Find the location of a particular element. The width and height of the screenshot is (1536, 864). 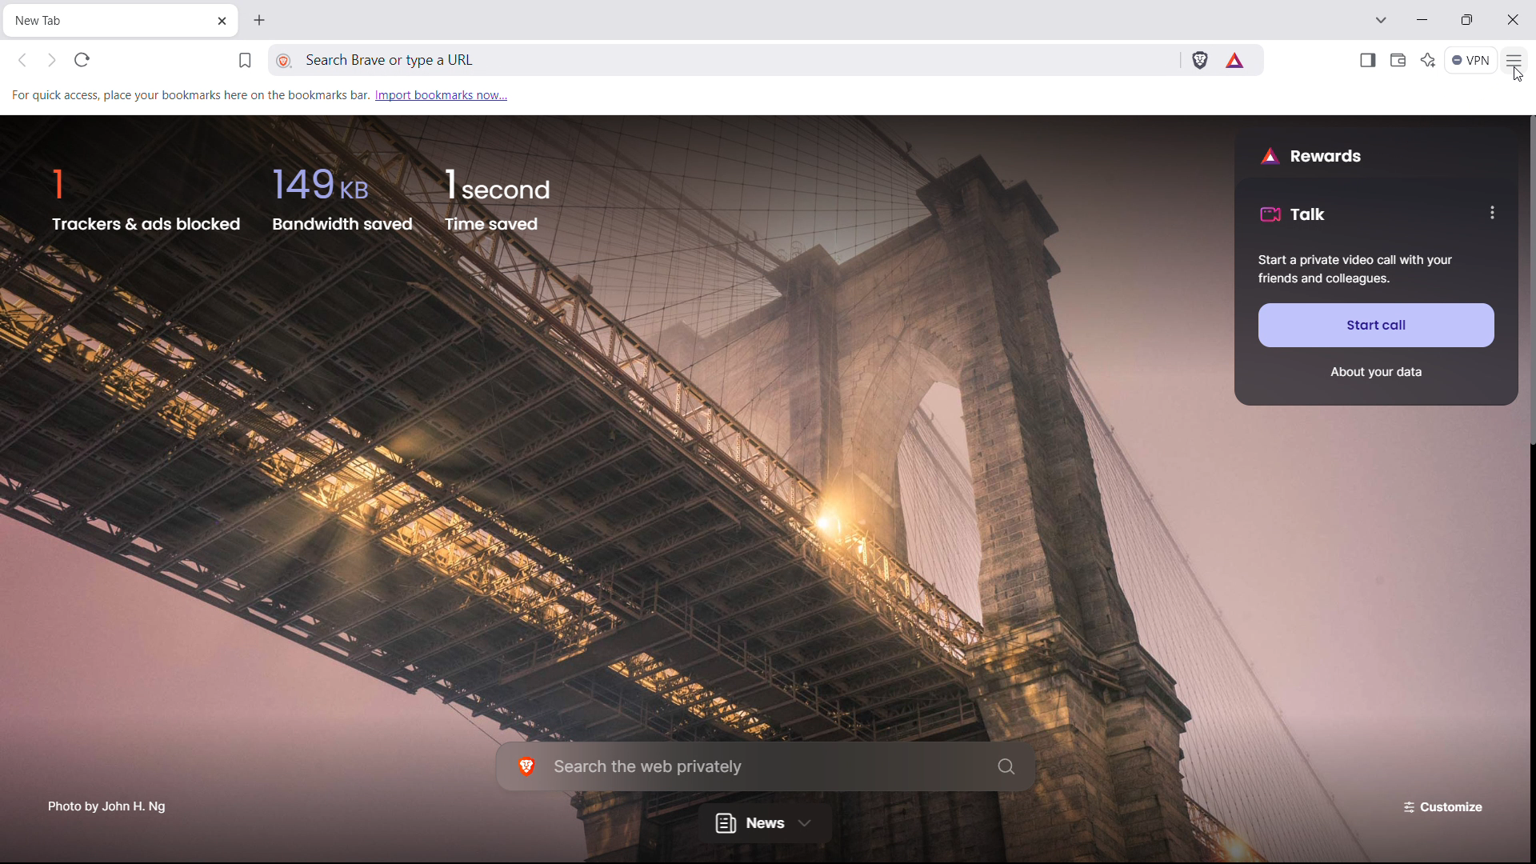

more options is located at coordinates (1486, 209).